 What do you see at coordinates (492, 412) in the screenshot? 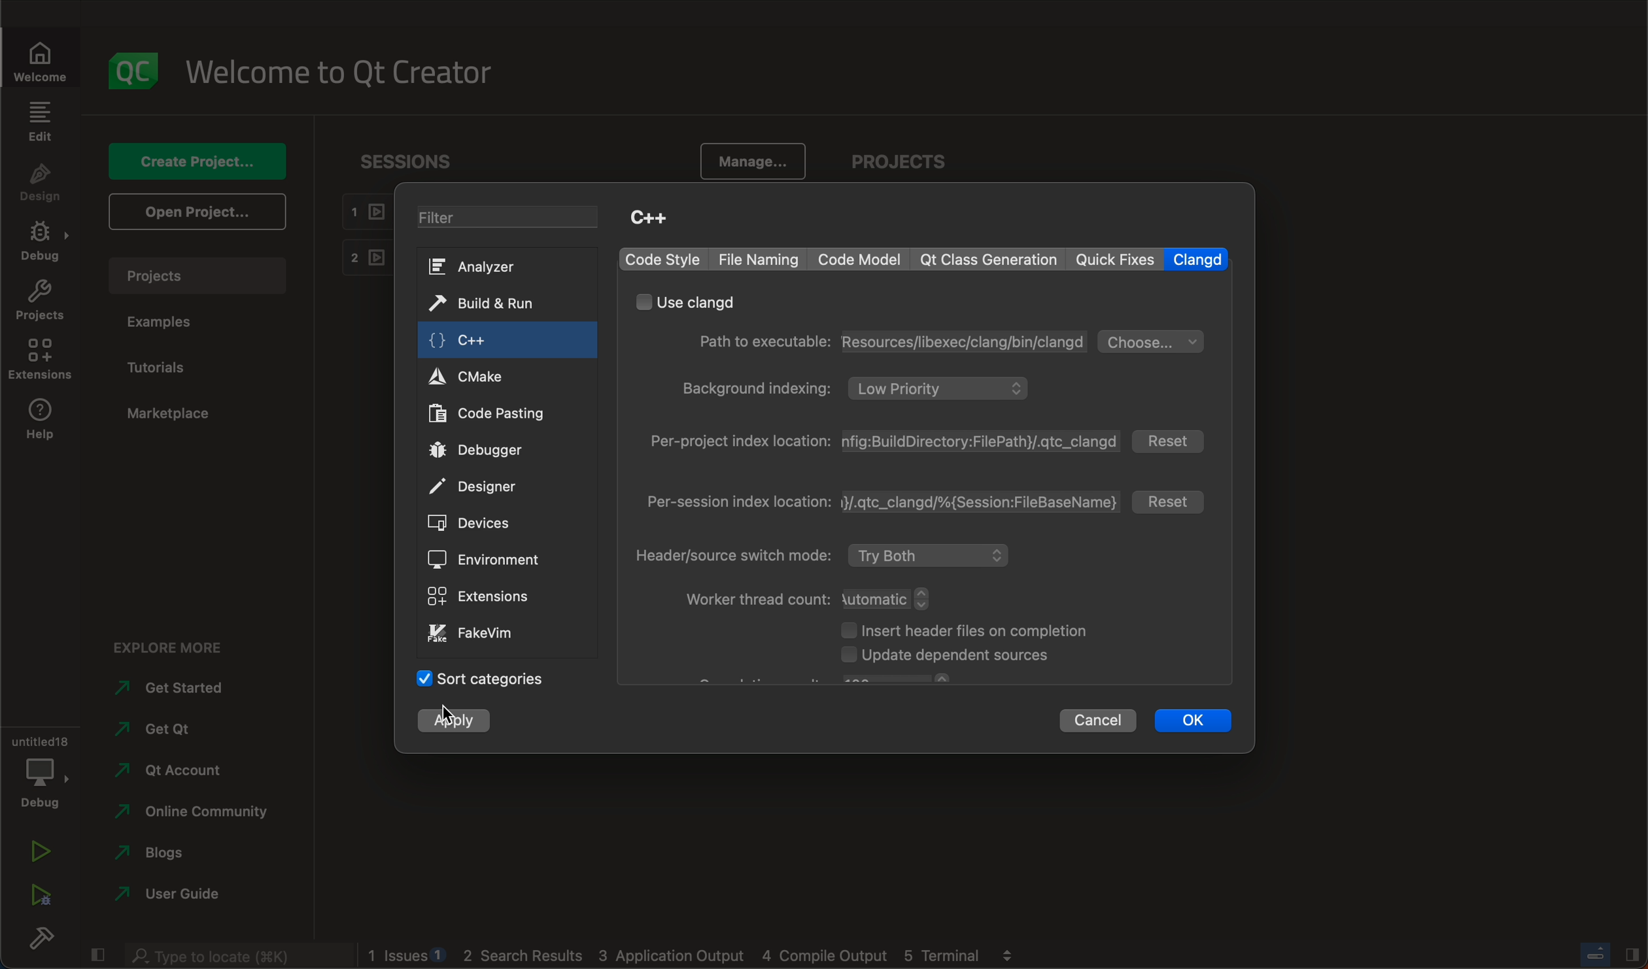
I see `fake vim` at bounding box center [492, 412].